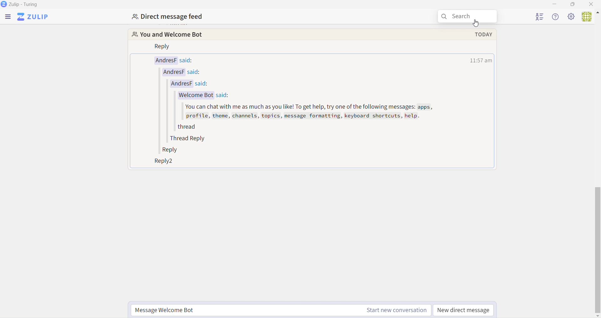  What do you see at coordinates (173, 35) in the screenshot?
I see `You and Welcome Bot` at bounding box center [173, 35].